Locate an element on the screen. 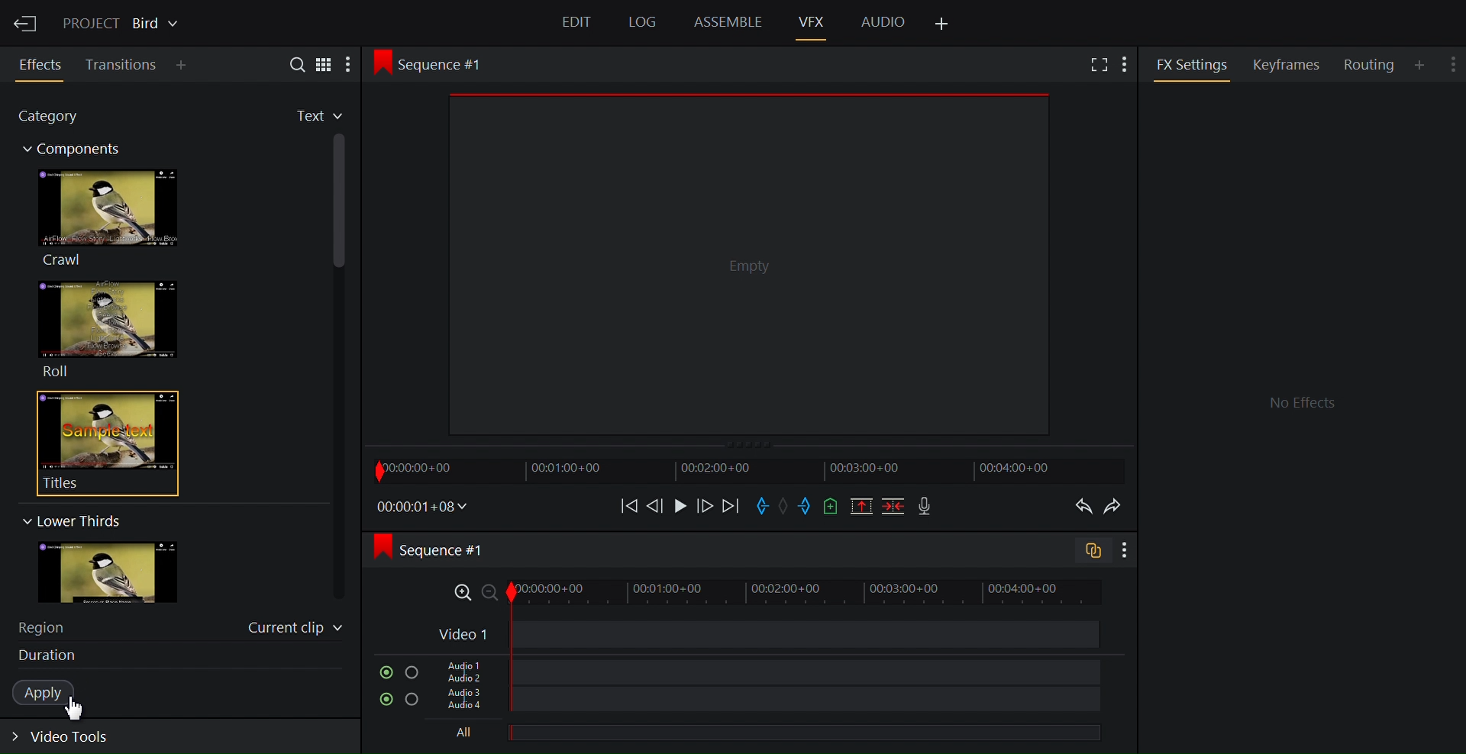 This screenshot has height=754, width=1466. Add a cue is located at coordinates (831, 507).